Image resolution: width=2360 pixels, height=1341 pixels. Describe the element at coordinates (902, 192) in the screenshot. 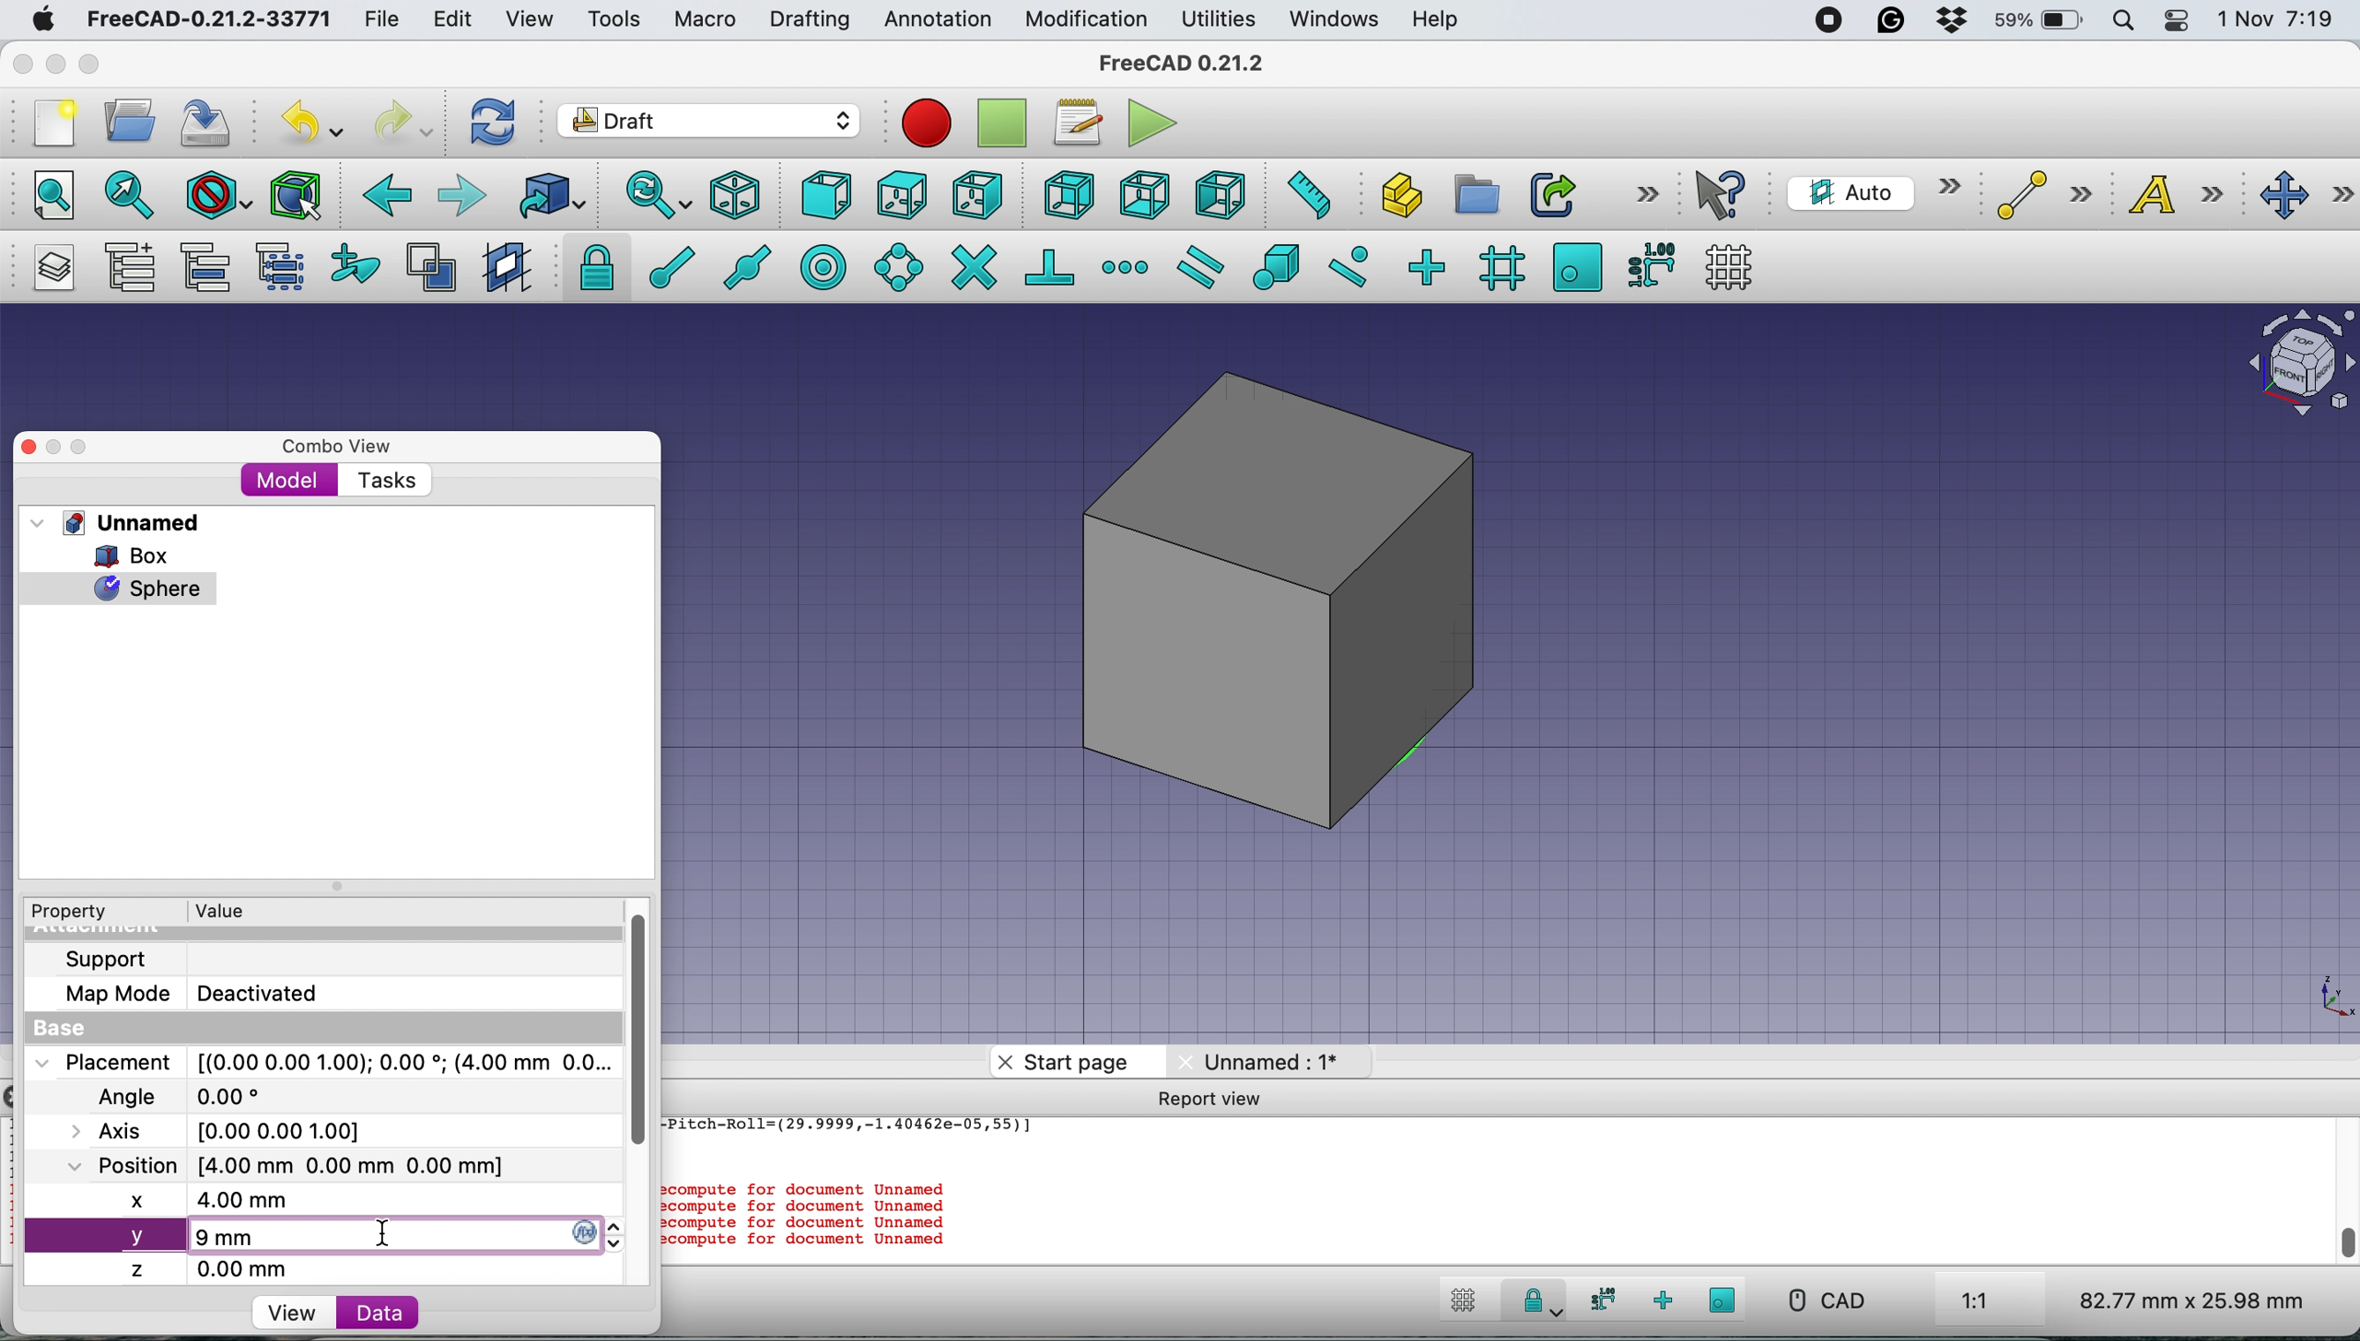

I see `top` at that location.